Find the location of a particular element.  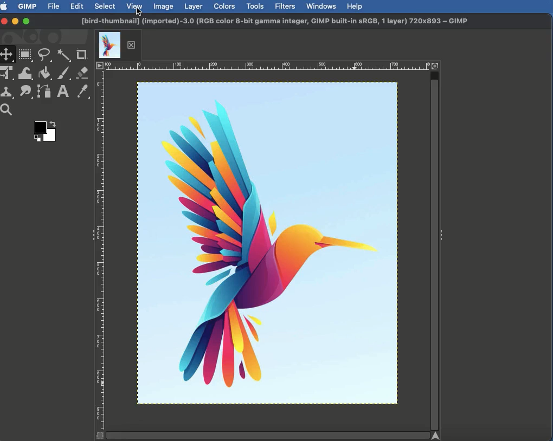

Paint is located at coordinates (63, 74).